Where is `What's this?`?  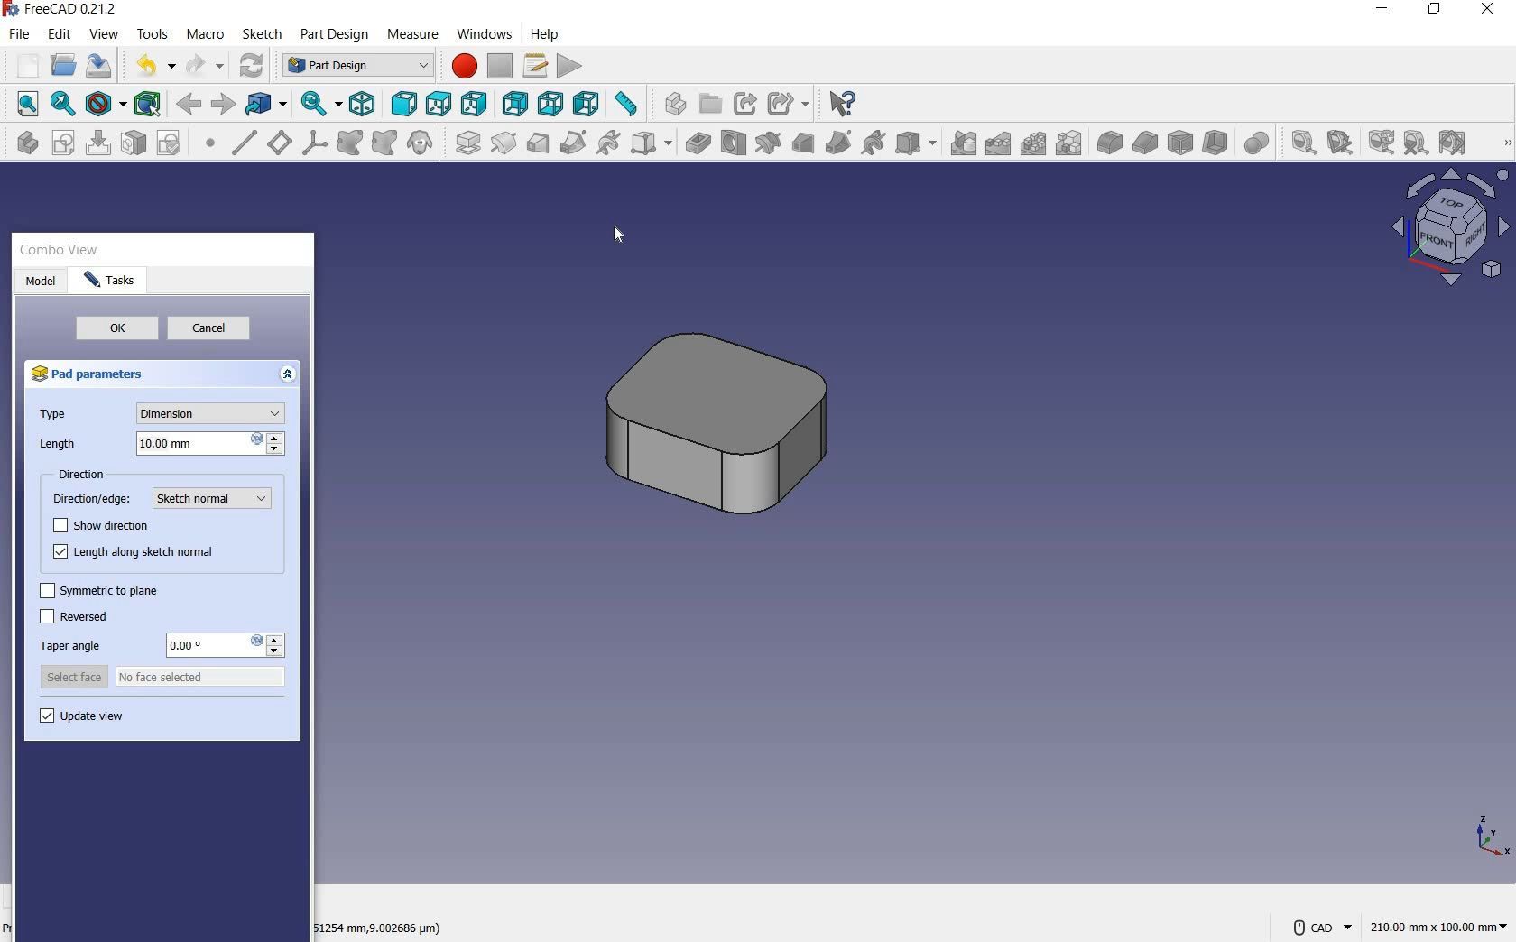 What's this? is located at coordinates (670, 104).